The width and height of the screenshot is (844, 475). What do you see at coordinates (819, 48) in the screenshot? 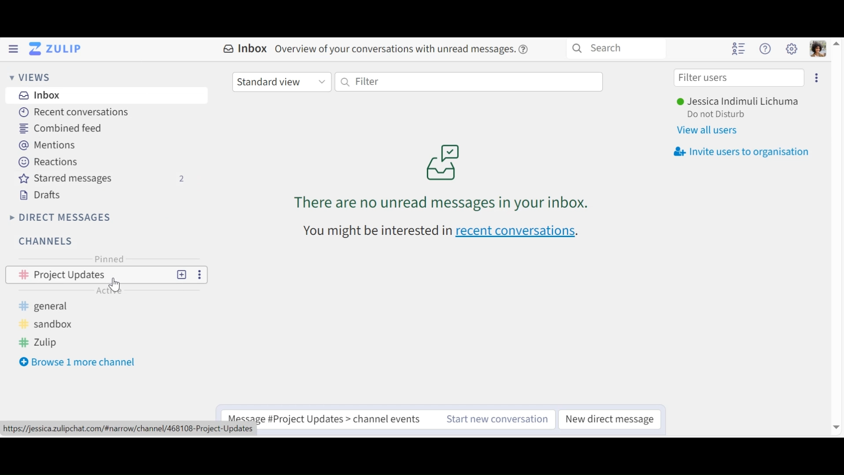
I see `Personal menu` at bounding box center [819, 48].